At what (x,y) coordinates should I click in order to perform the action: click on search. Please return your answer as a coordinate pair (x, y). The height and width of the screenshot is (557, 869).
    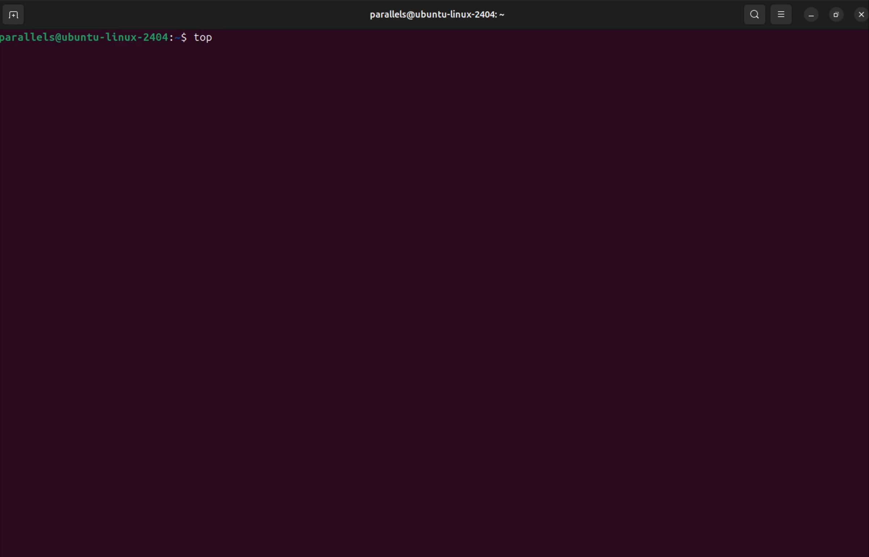
    Looking at the image, I should click on (755, 13).